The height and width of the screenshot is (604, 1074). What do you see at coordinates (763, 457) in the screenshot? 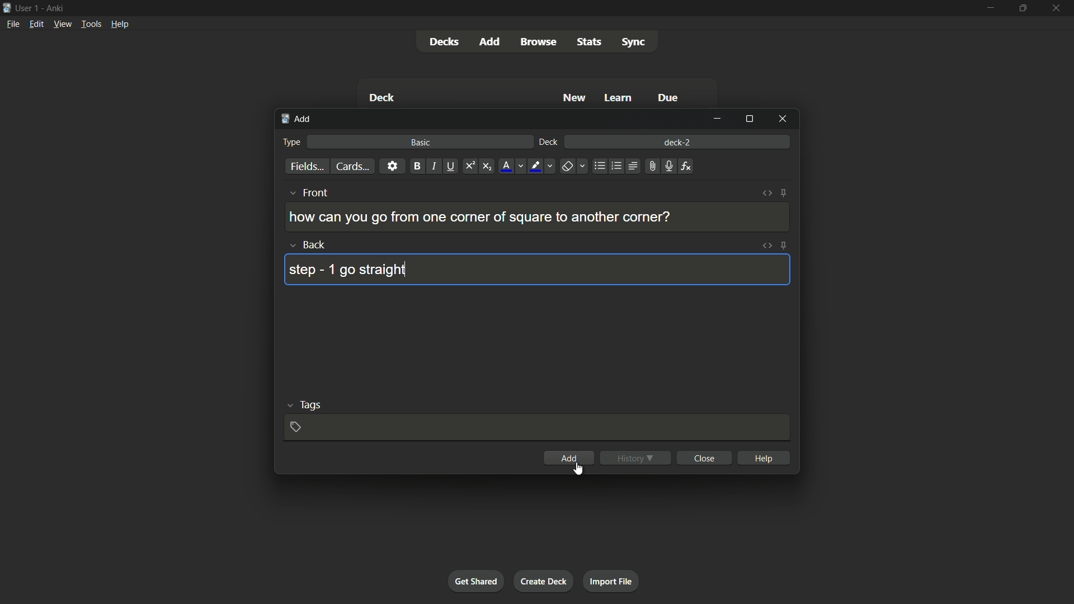
I see `help` at bounding box center [763, 457].